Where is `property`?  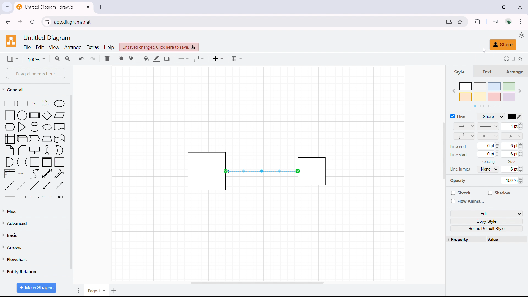
property is located at coordinates (466, 239).